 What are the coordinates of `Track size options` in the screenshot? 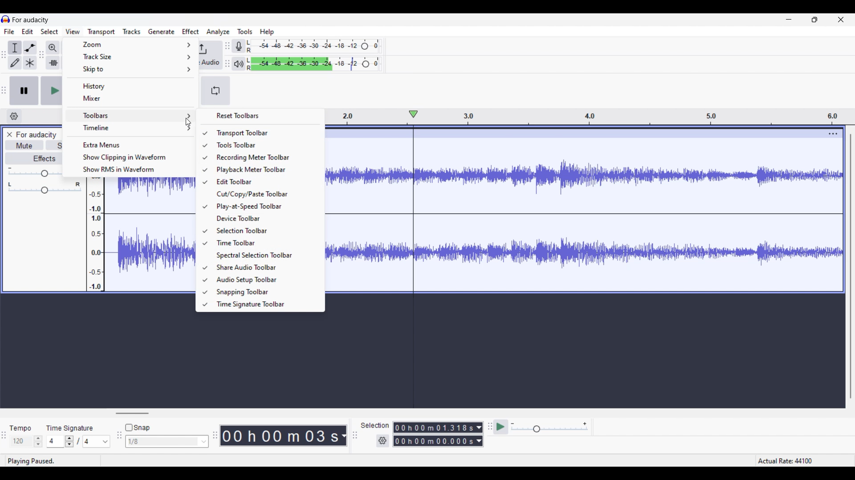 It's located at (132, 56).